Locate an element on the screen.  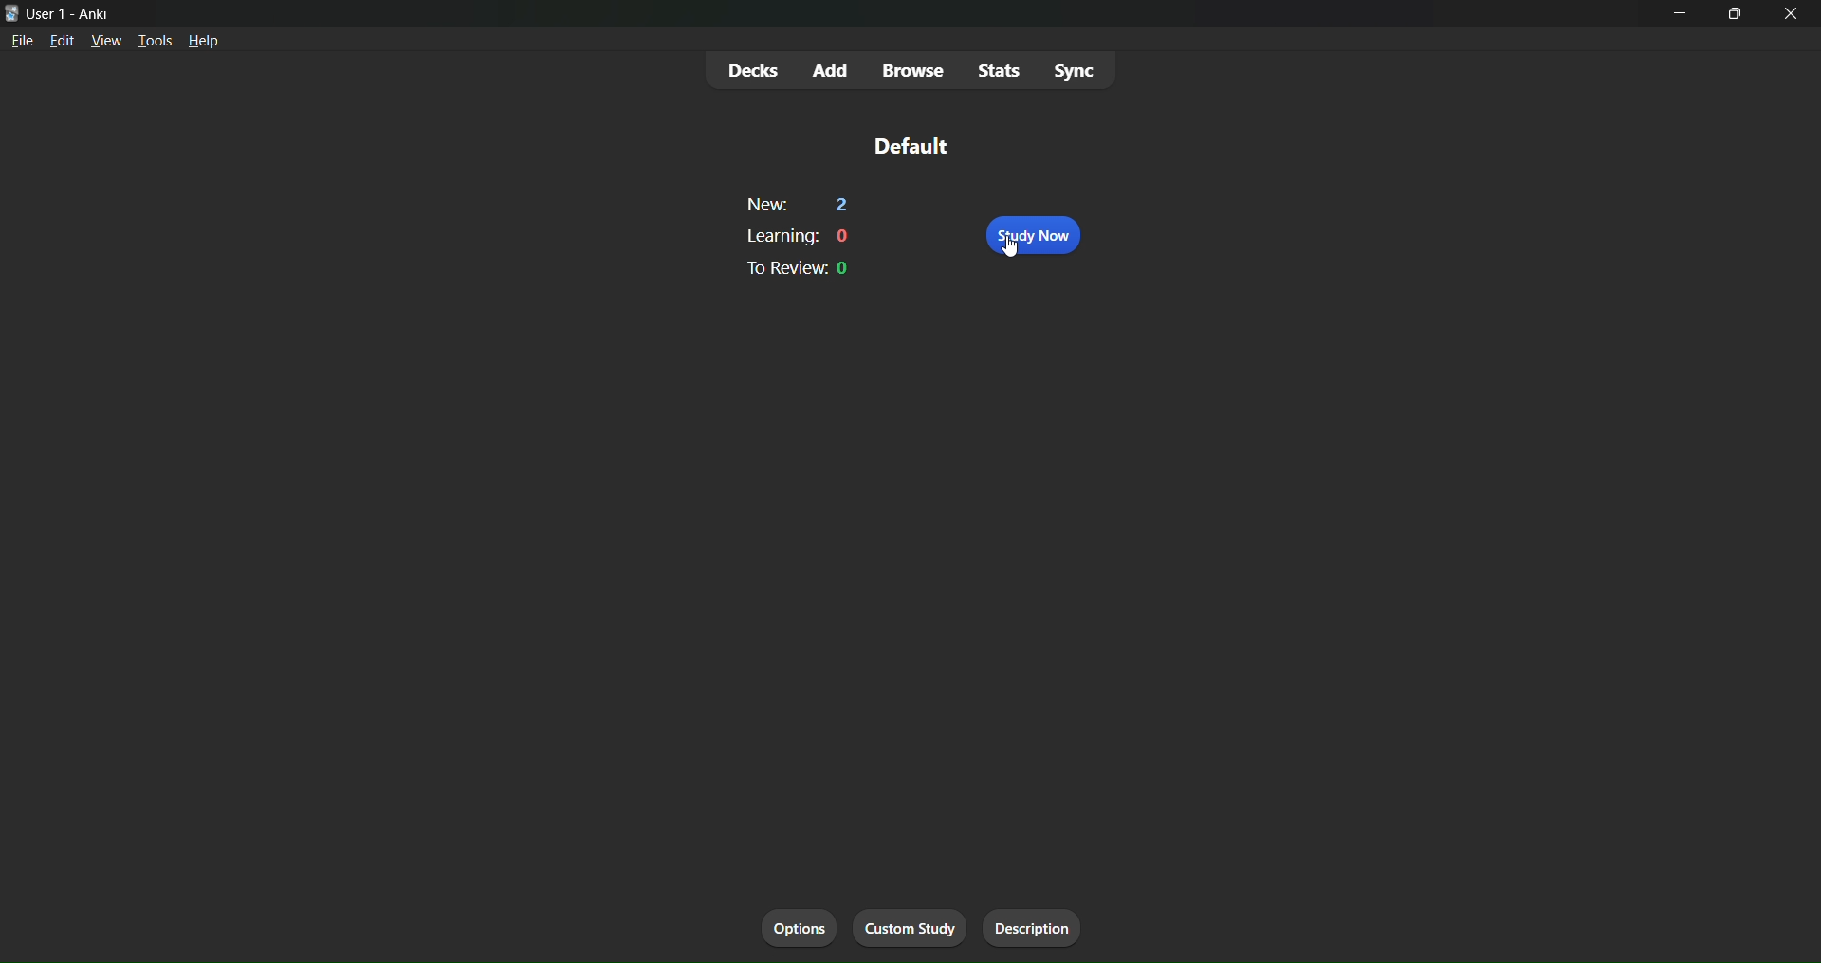
description is located at coordinates (1036, 927).